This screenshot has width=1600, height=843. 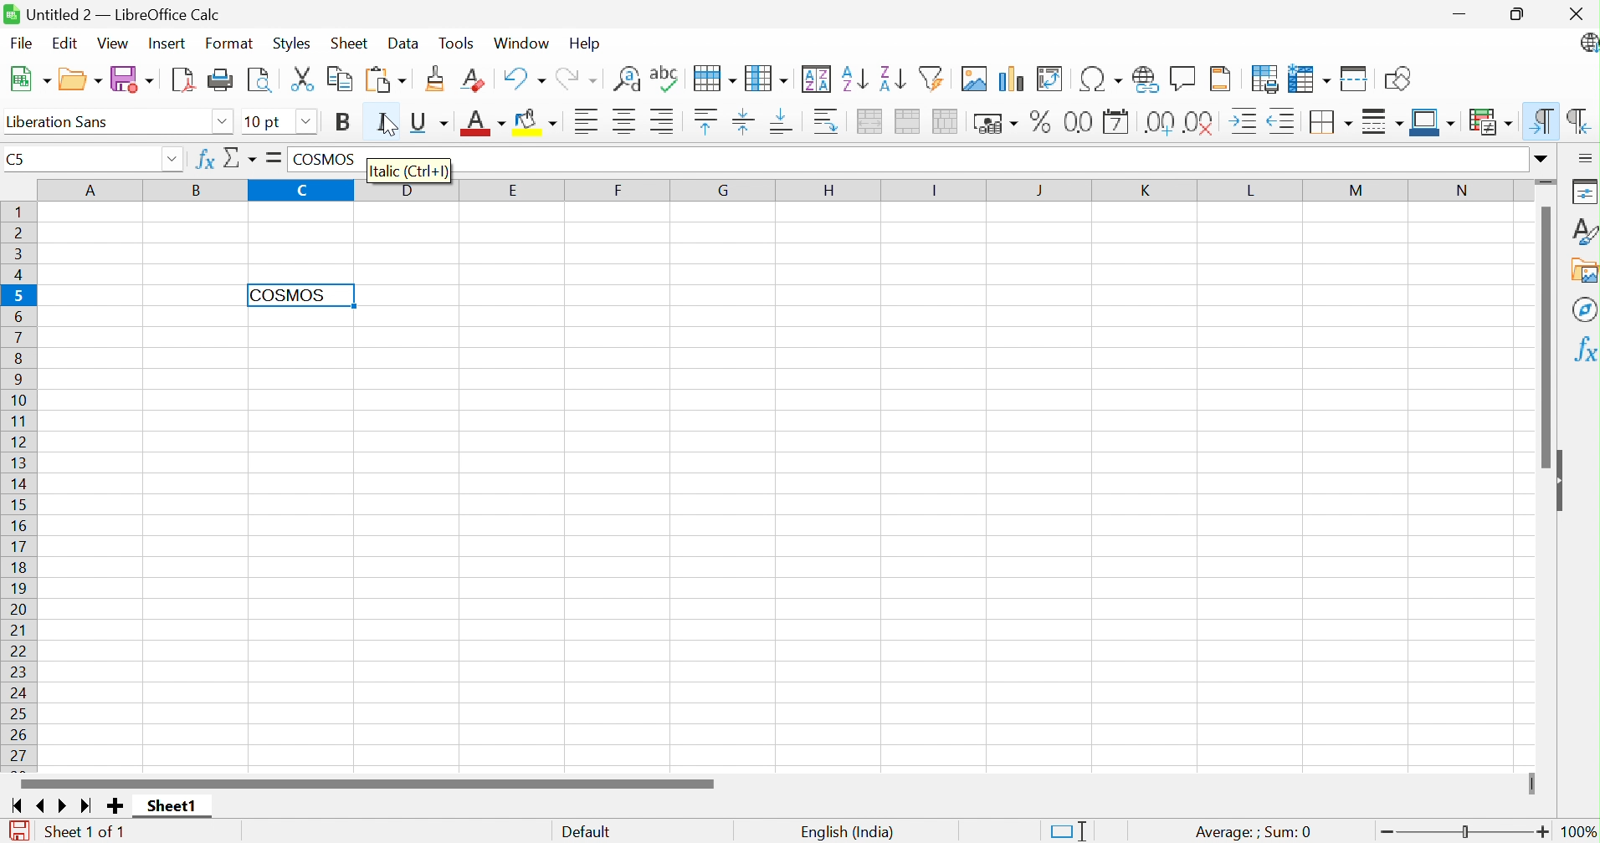 What do you see at coordinates (1355, 79) in the screenshot?
I see `Split windows` at bounding box center [1355, 79].